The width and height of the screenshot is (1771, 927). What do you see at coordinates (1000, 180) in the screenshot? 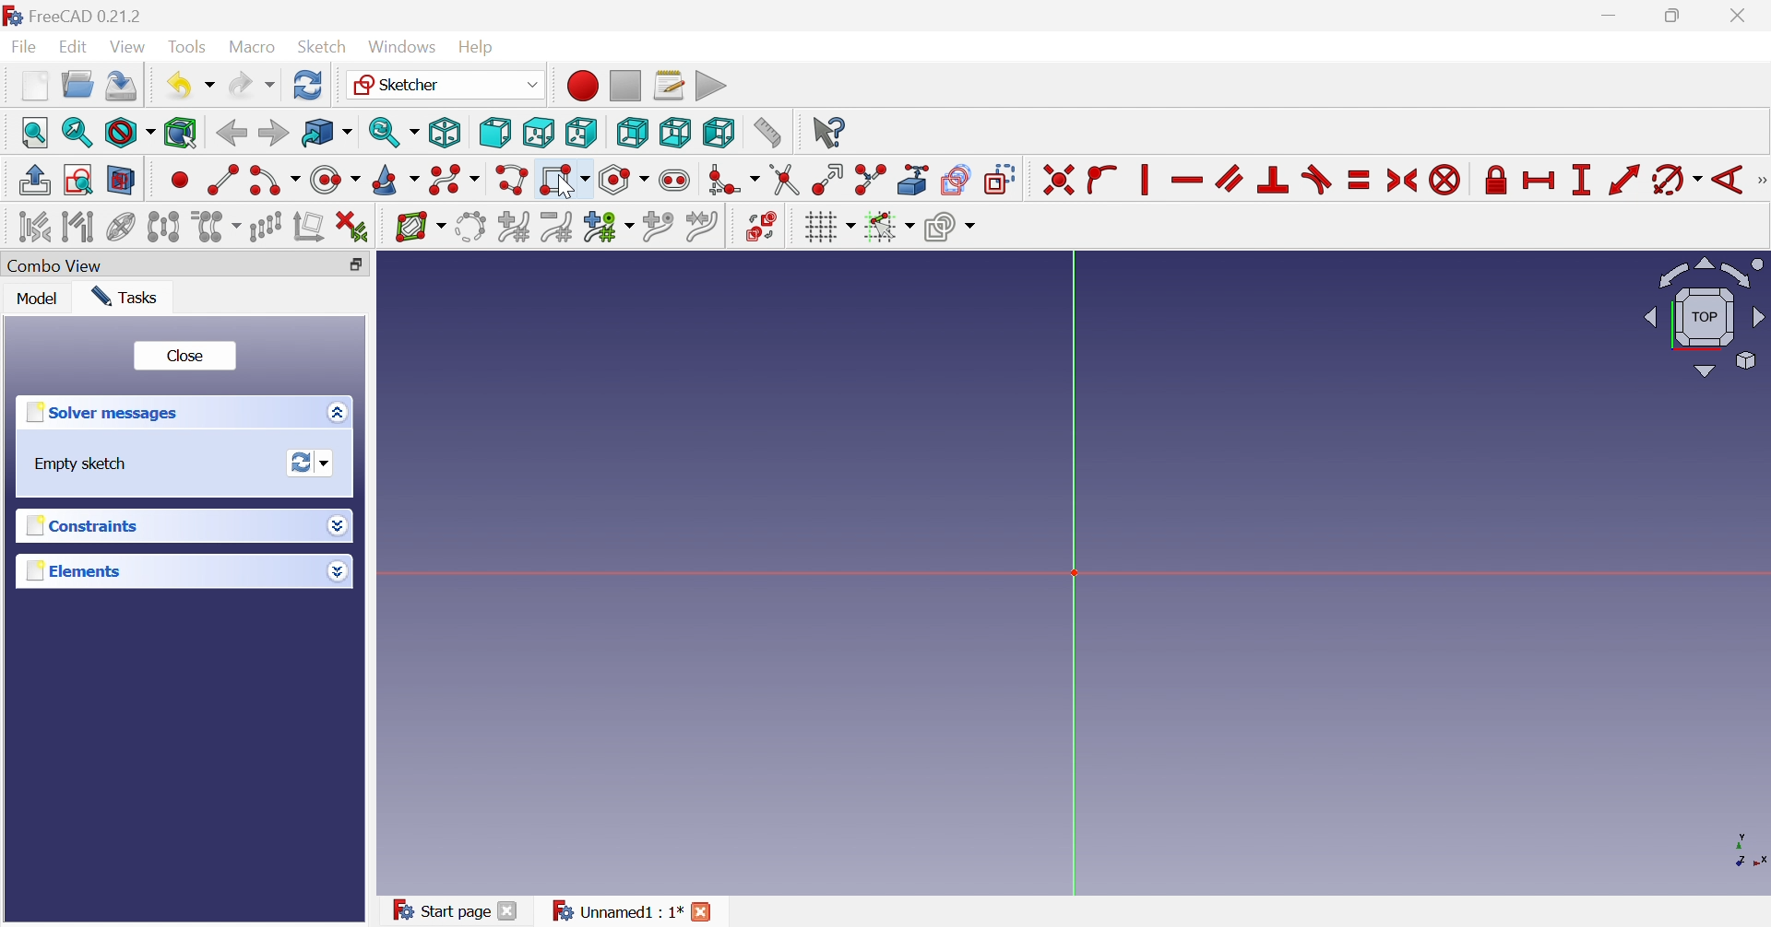
I see `Toggle construction geometry` at bounding box center [1000, 180].